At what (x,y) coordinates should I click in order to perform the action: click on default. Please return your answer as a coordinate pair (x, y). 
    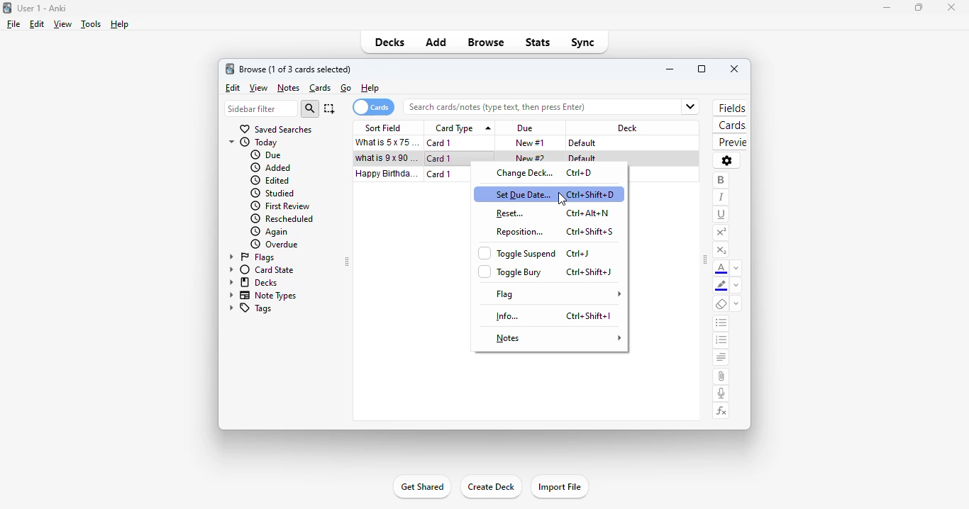
    Looking at the image, I should click on (582, 143).